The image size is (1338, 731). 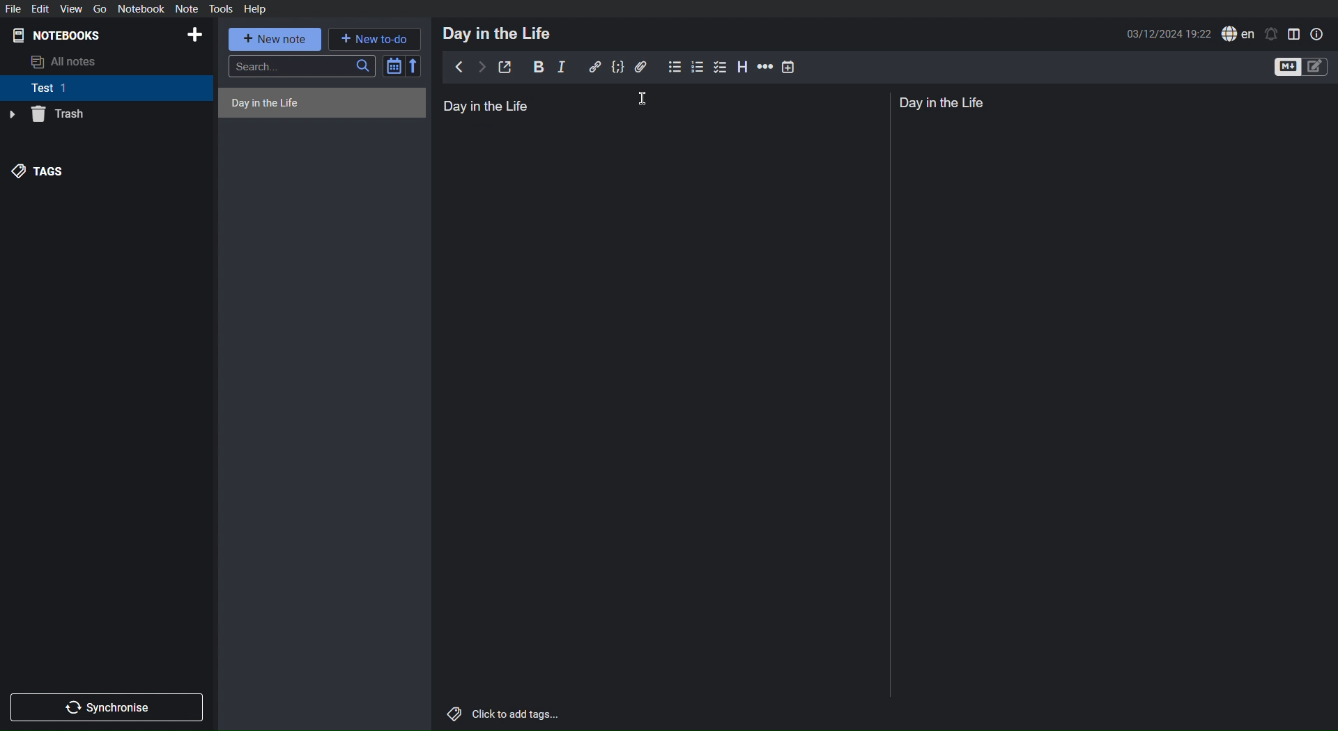 What do you see at coordinates (697, 67) in the screenshot?
I see `Numbered List` at bounding box center [697, 67].